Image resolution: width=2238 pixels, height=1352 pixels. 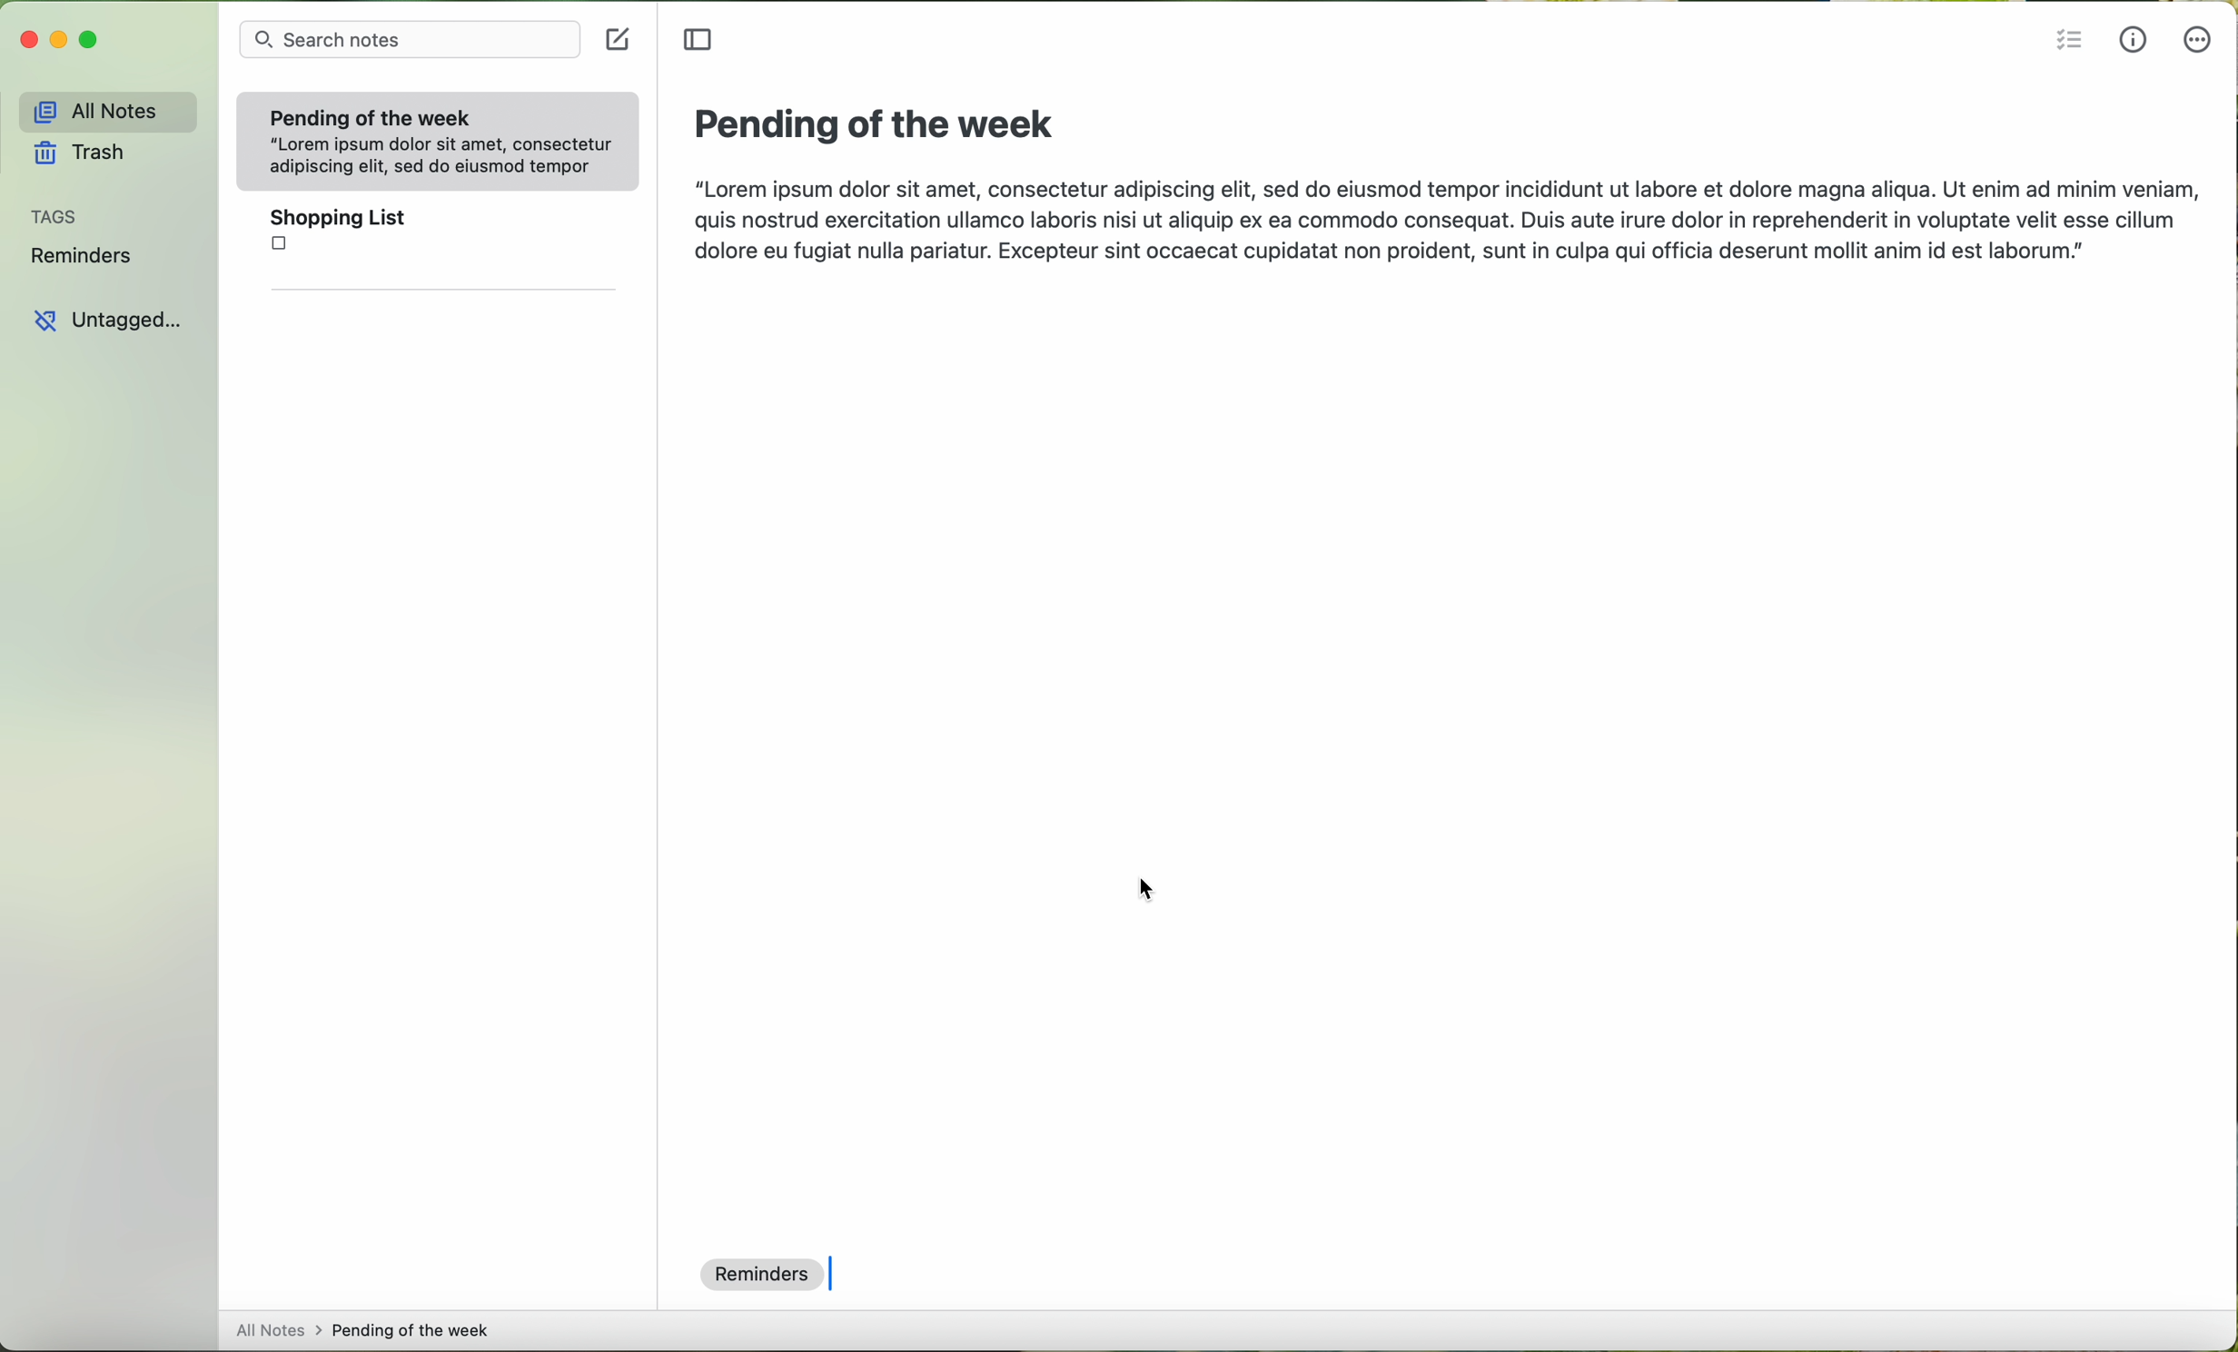 I want to click on text cursor, so click(x=837, y=1274).